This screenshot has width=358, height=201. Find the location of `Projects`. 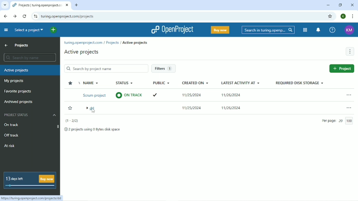

Projects is located at coordinates (112, 43).